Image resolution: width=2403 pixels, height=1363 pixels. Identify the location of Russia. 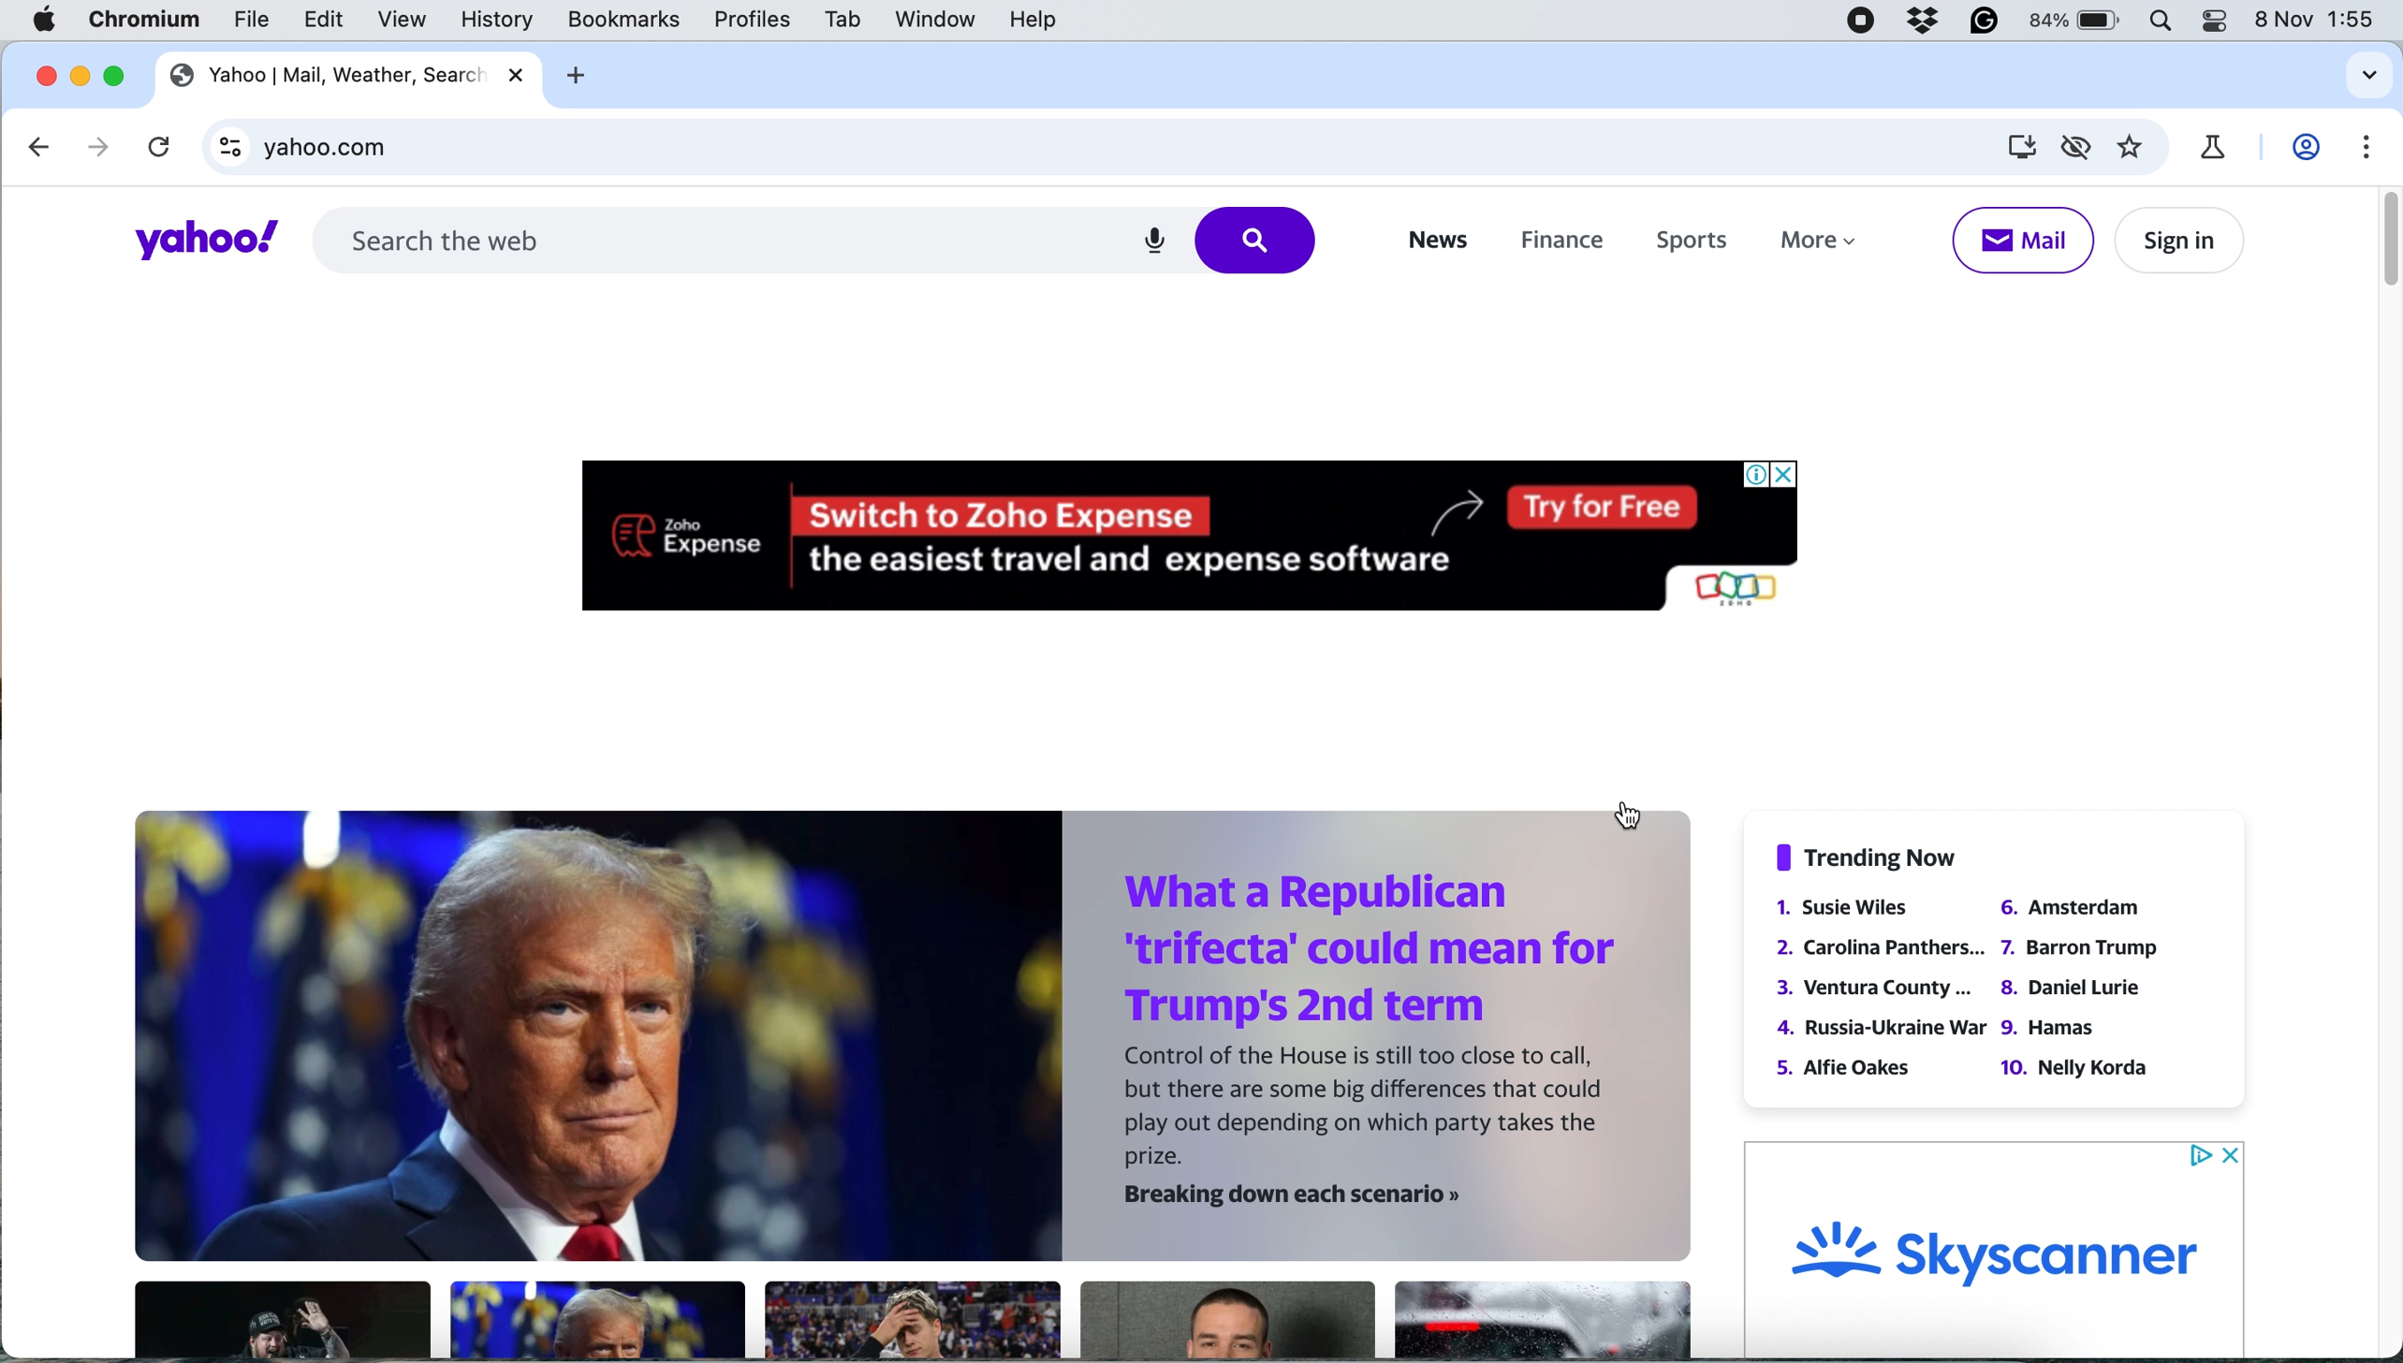
(1880, 1027).